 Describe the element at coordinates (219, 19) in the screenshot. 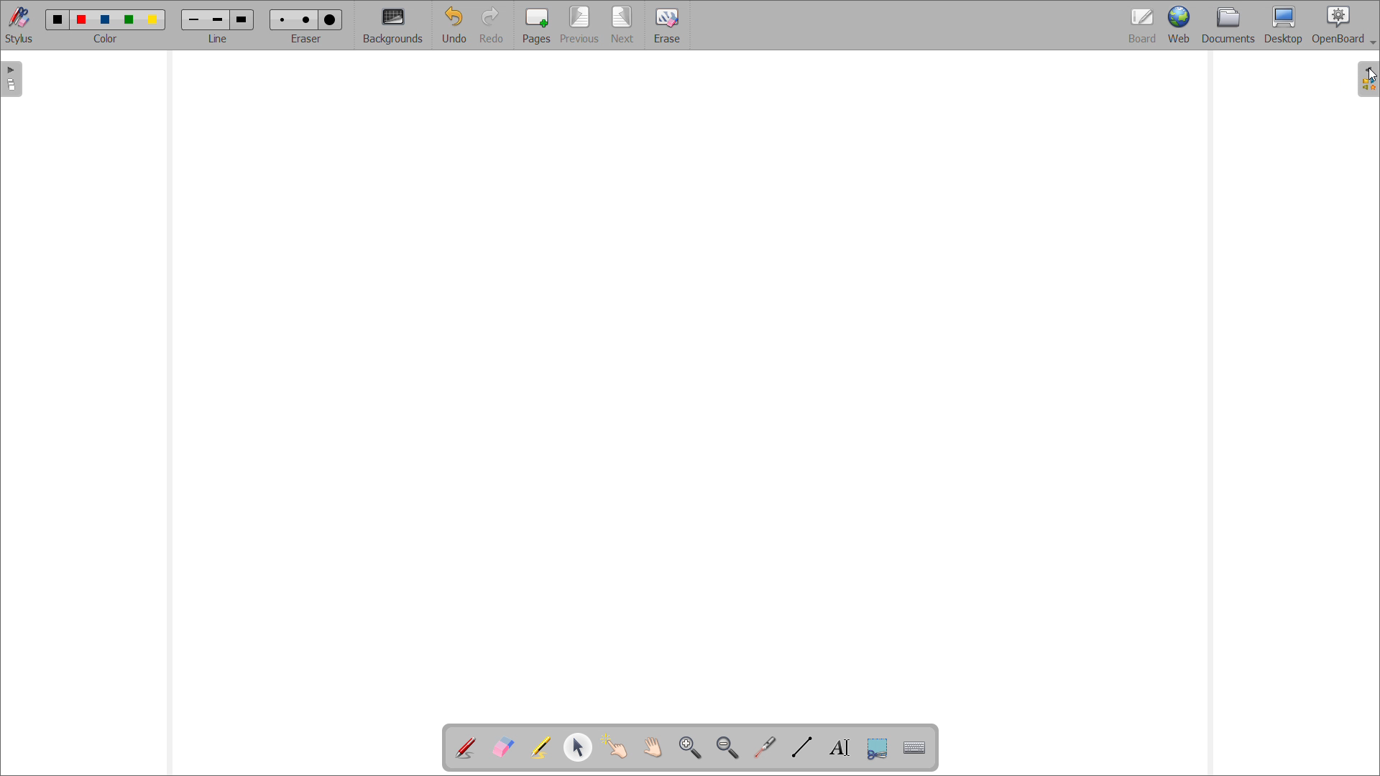

I see `Medium line` at that location.